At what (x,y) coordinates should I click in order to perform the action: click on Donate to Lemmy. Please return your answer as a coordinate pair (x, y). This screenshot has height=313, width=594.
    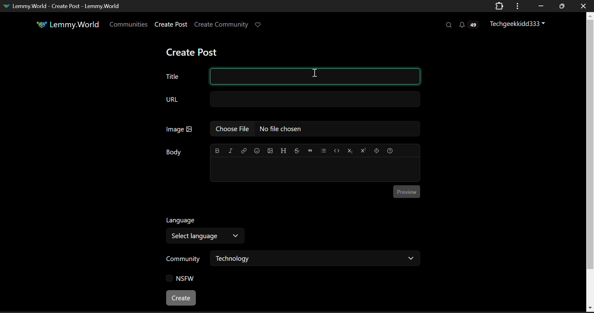
    Looking at the image, I should click on (258, 25).